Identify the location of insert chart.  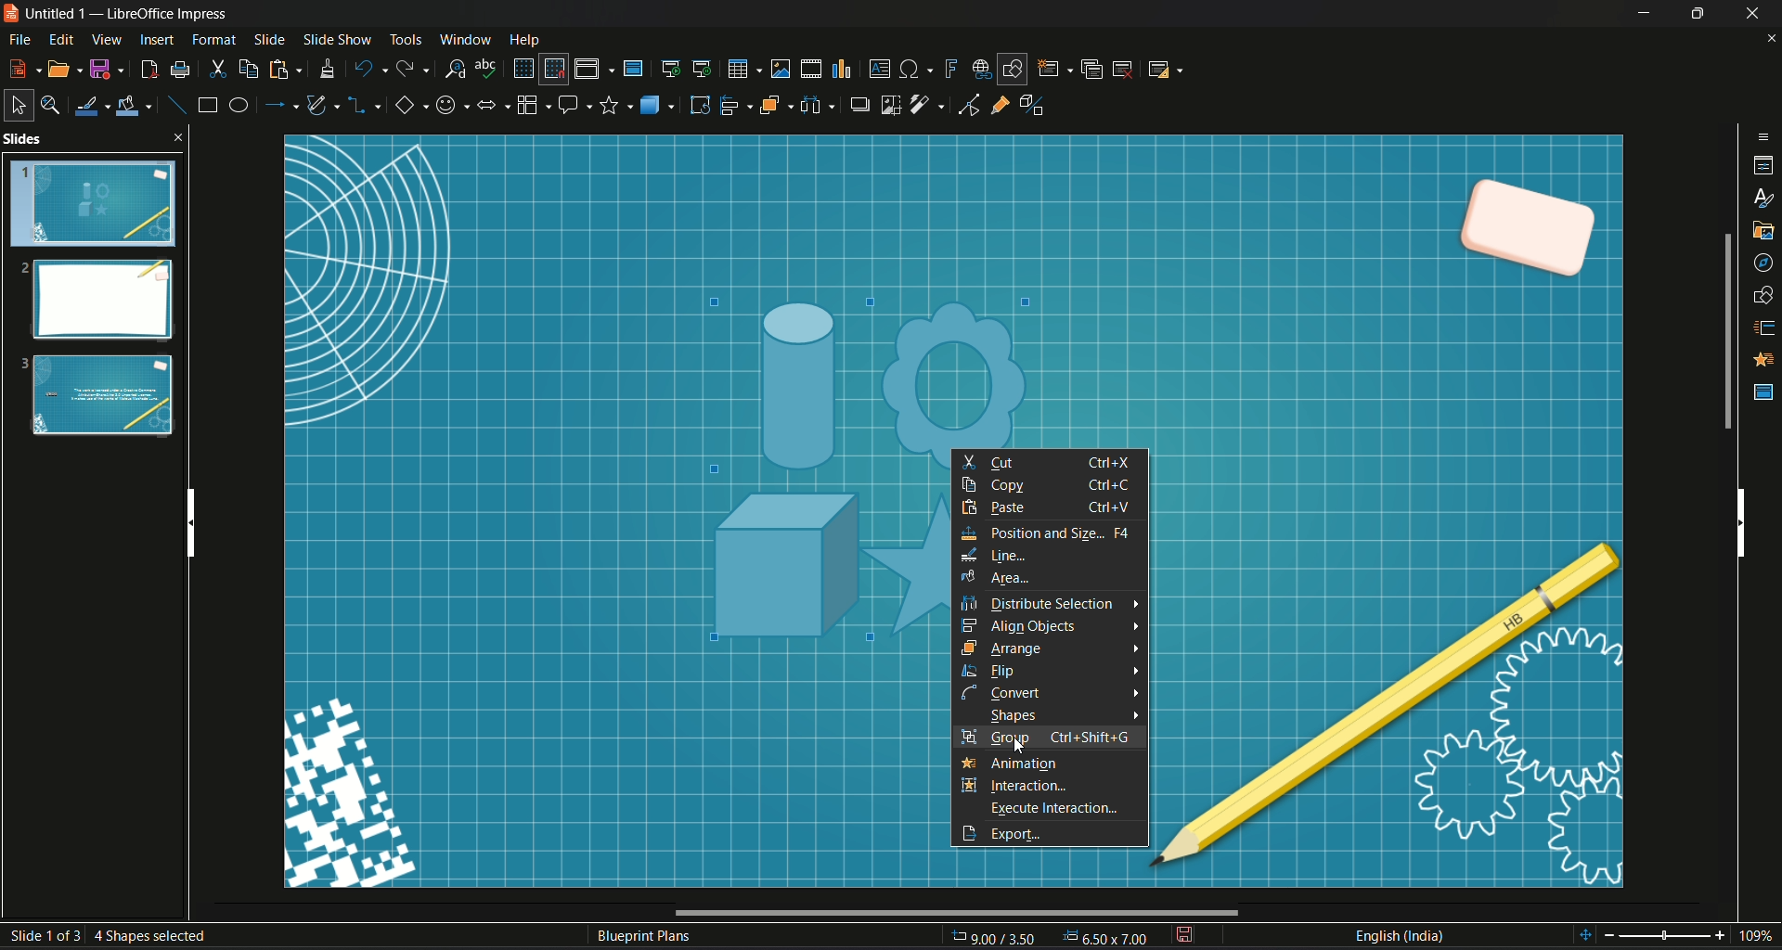
(840, 70).